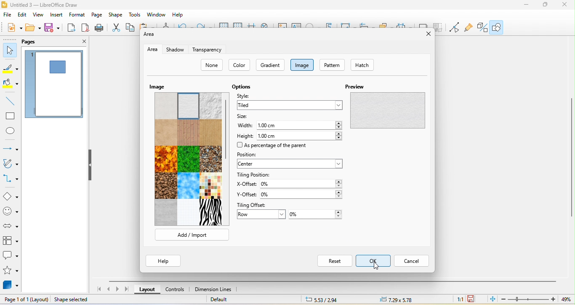 This screenshot has height=305, width=575. I want to click on option, so click(242, 86).